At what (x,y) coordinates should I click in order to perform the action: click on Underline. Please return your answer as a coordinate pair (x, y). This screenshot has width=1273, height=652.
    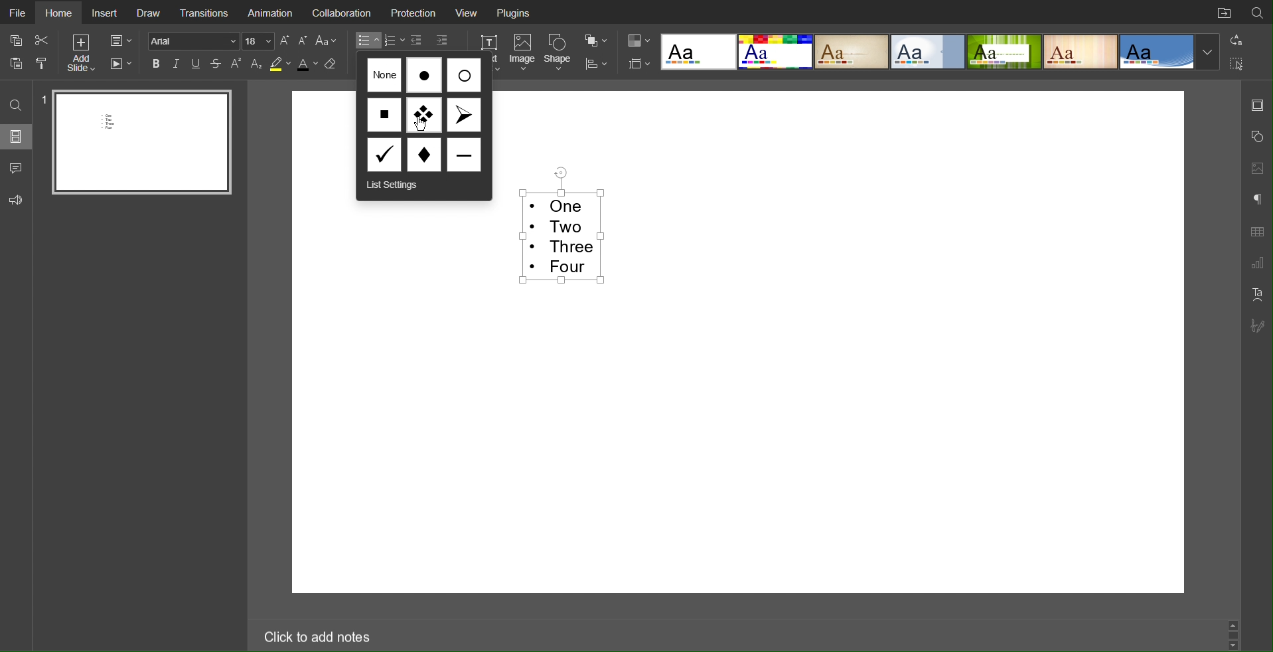
    Looking at the image, I should click on (197, 64).